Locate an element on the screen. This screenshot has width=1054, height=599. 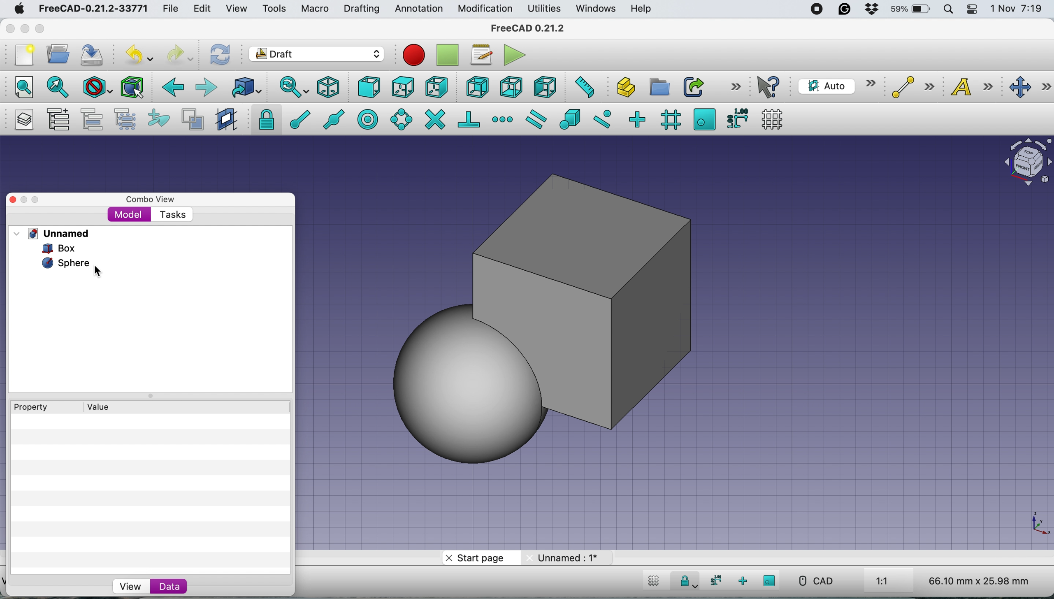
tasks is located at coordinates (172, 215).